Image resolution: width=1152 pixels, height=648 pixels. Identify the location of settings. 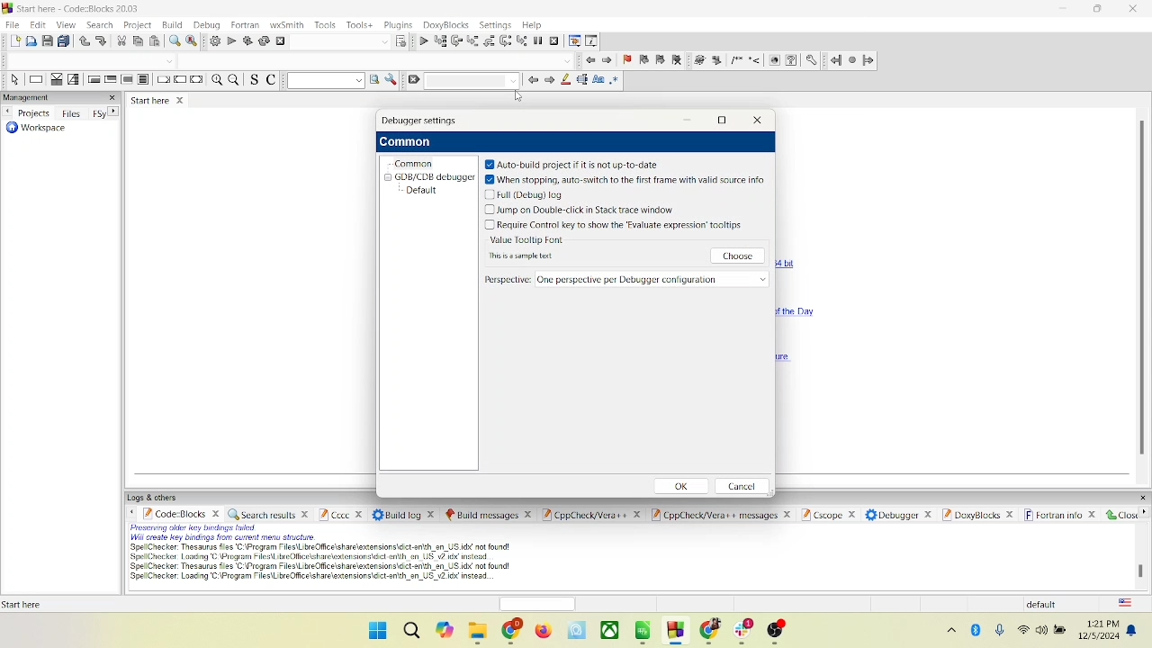
(809, 58).